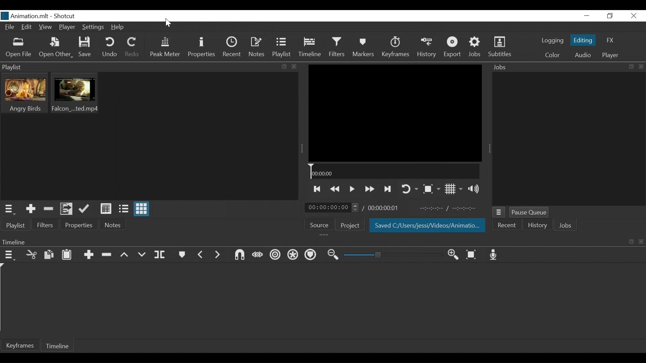  What do you see at coordinates (427, 226) in the screenshot?
I see `Saved Path` at bounding box center [427, 226].